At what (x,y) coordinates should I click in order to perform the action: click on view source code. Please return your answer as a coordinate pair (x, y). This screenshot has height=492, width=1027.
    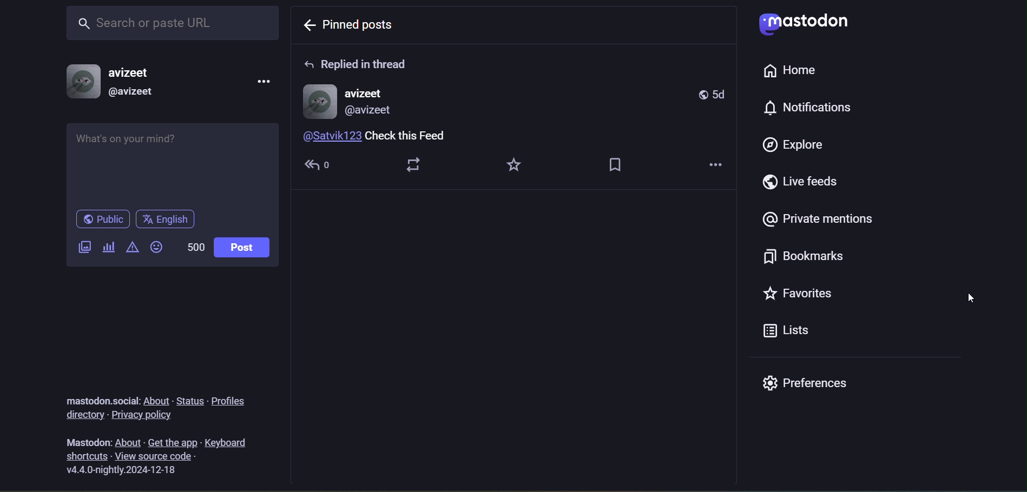
    Looking at the image, I should click on (179, 457).